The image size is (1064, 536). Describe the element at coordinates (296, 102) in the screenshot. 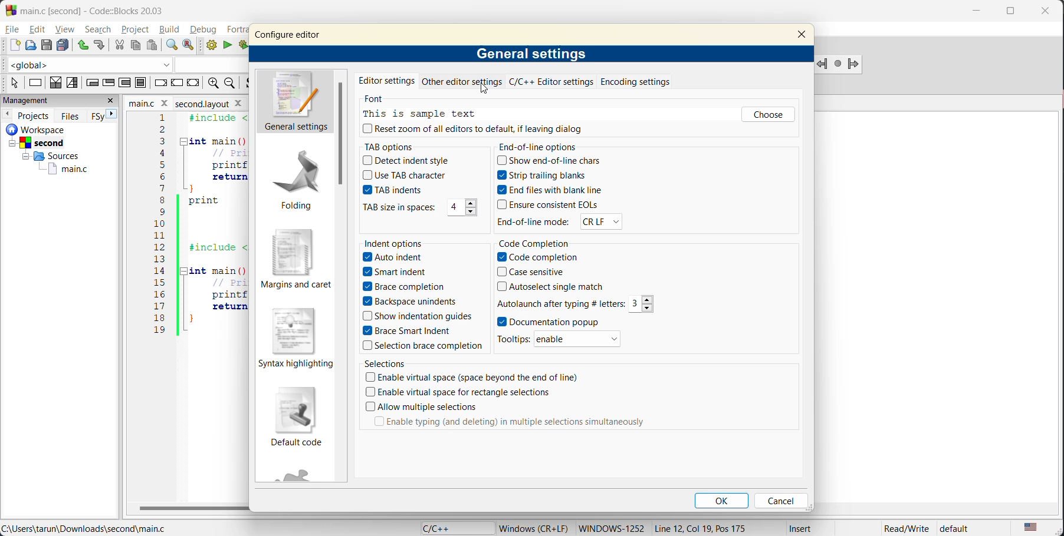

I see `general settings` at that location.